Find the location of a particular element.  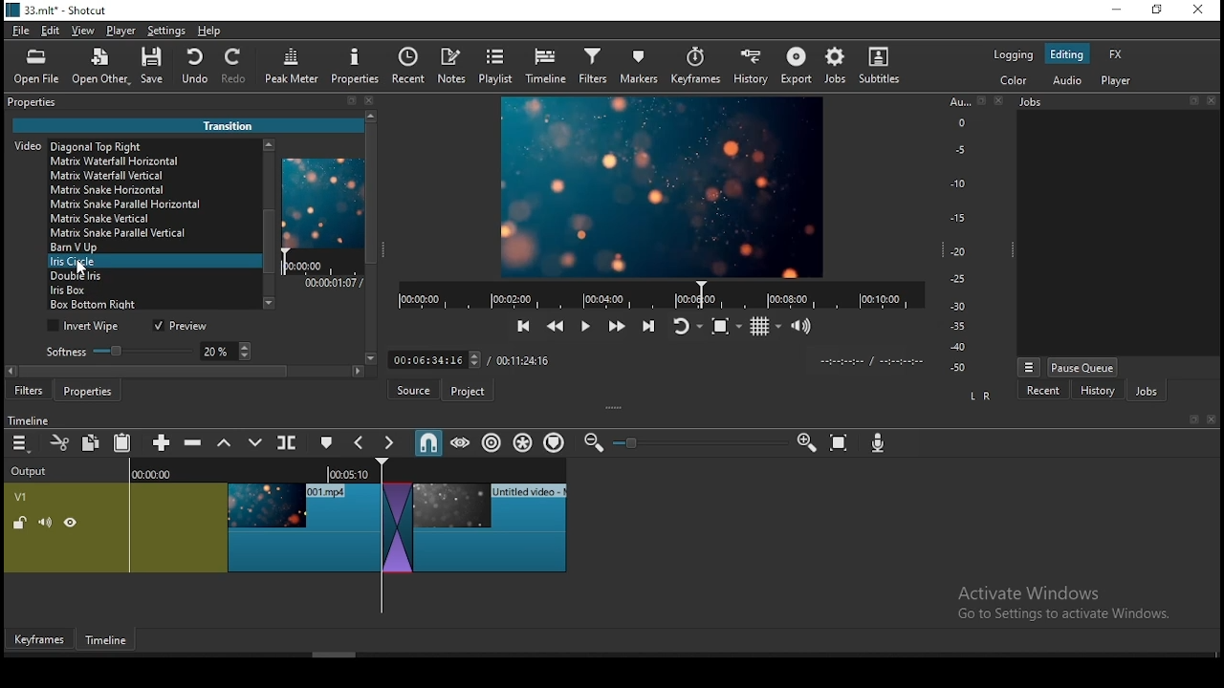

timer is located at coordinates (656, 294).